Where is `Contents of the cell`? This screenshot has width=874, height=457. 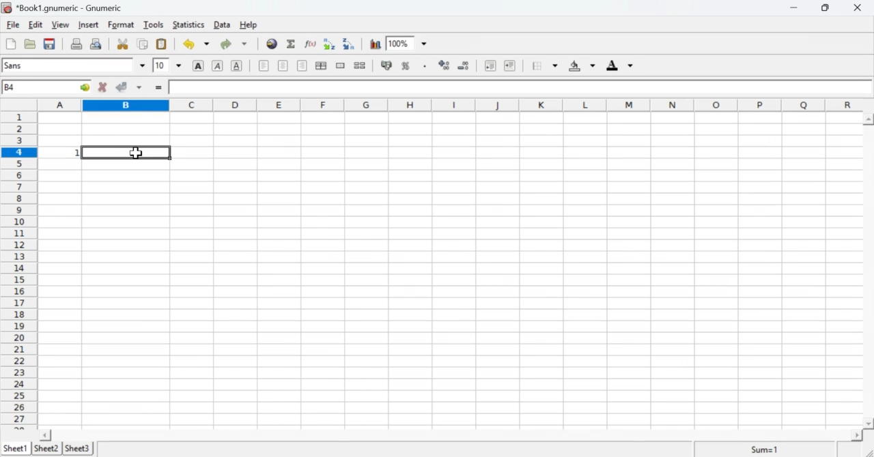 Contents of the cell is located at coordinates (516, 88).